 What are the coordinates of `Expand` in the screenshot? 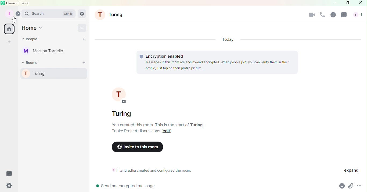 It's located at (18, 13).